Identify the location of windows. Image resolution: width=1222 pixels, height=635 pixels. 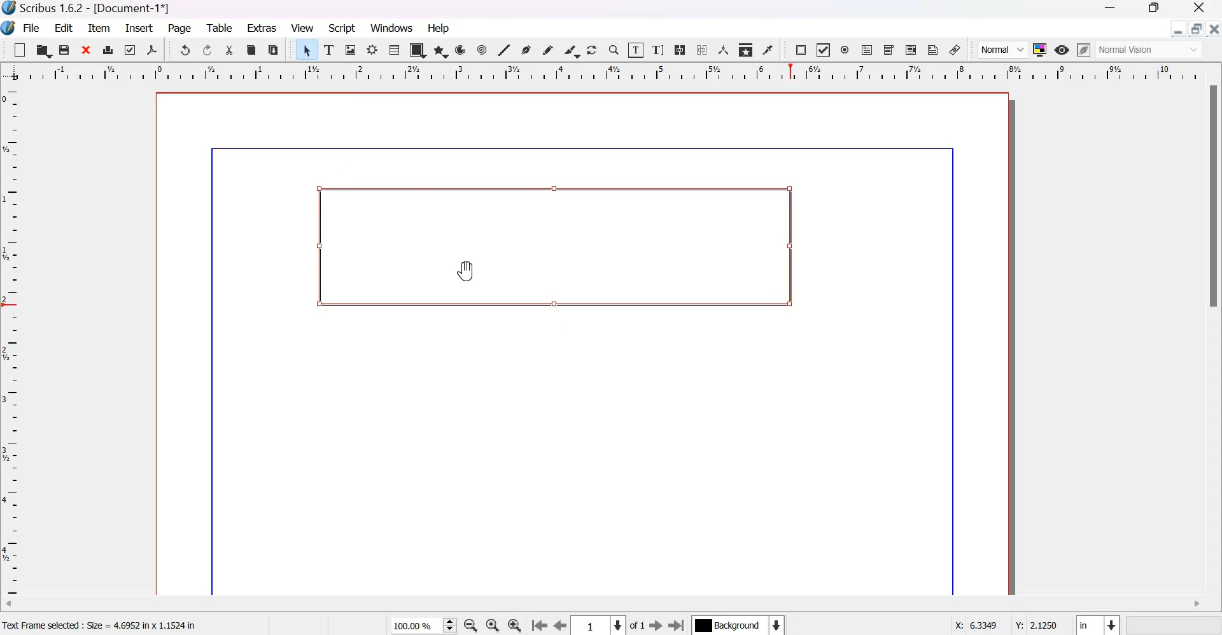
(393, 29).